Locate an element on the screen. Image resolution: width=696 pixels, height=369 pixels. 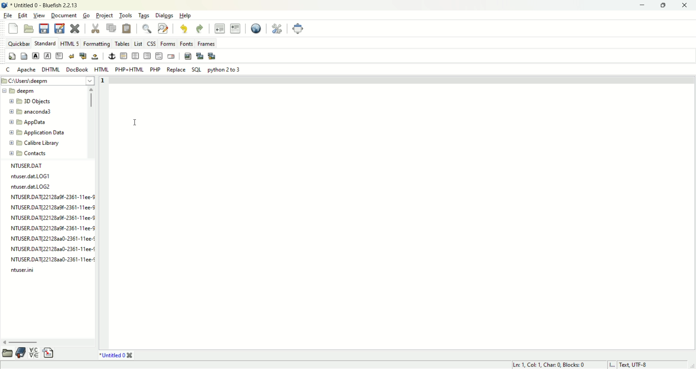
forms is located at coordinates (166, 43).